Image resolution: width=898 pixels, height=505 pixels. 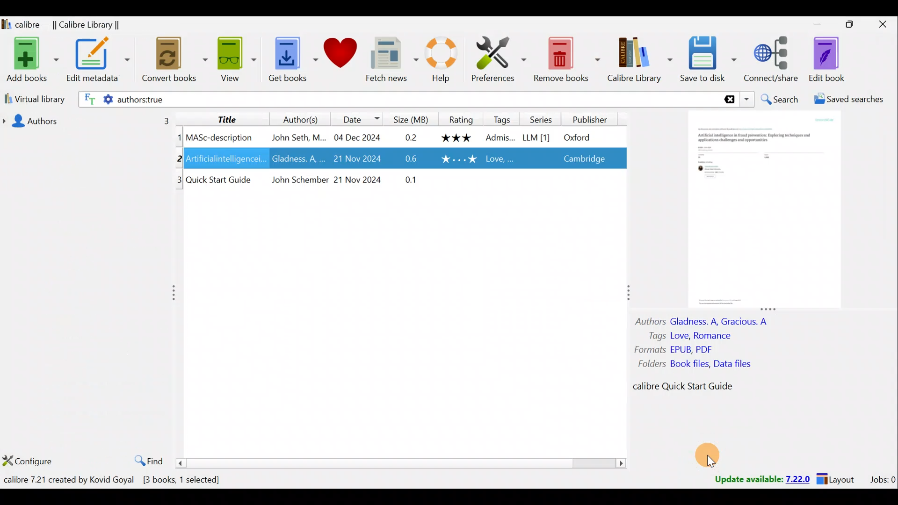 I want to click on Book 1, so click(x=398, y=137).